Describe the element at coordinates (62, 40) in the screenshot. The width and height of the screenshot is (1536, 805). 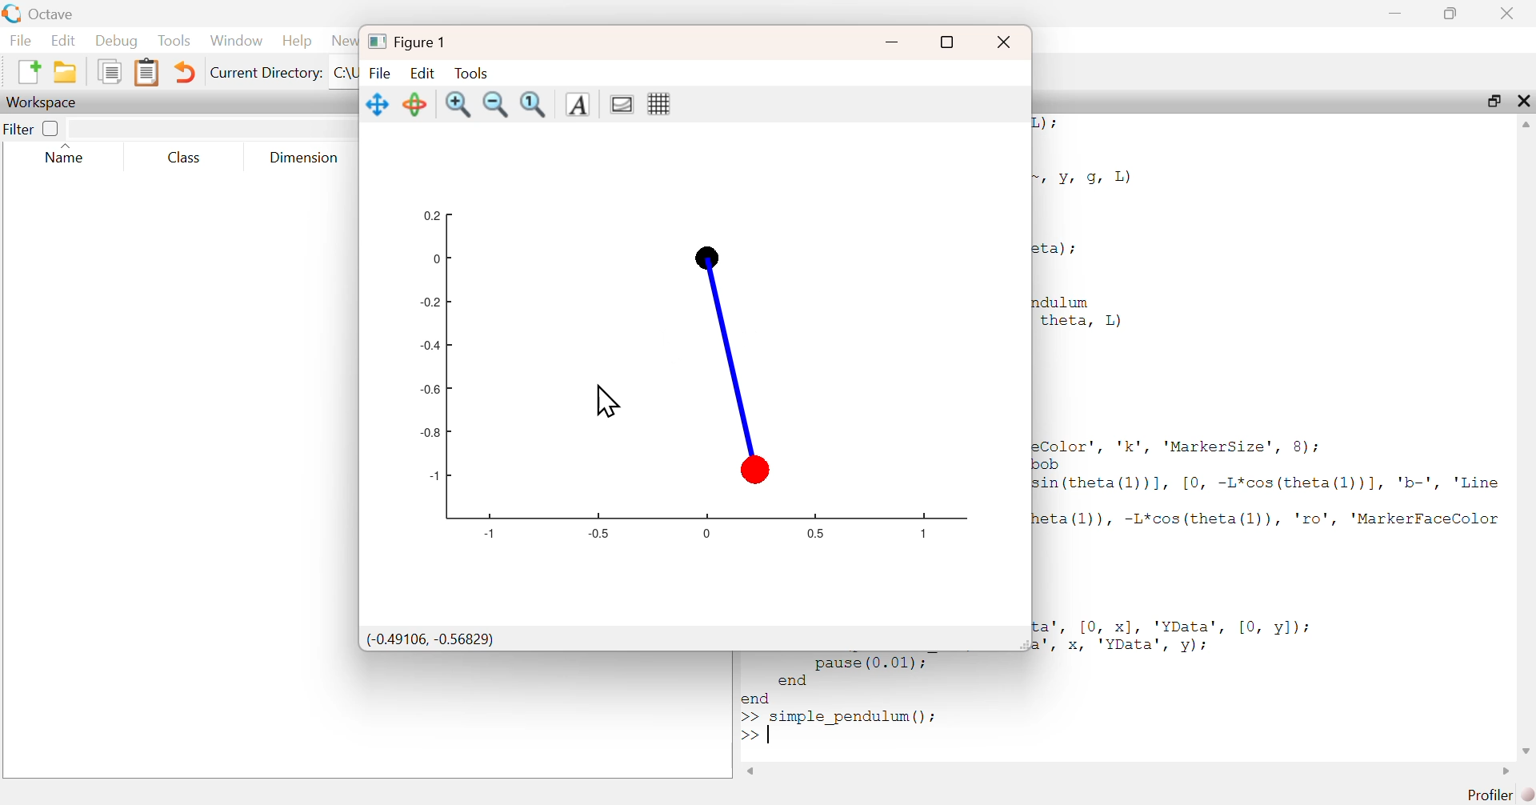
I see `Edit` at that location.